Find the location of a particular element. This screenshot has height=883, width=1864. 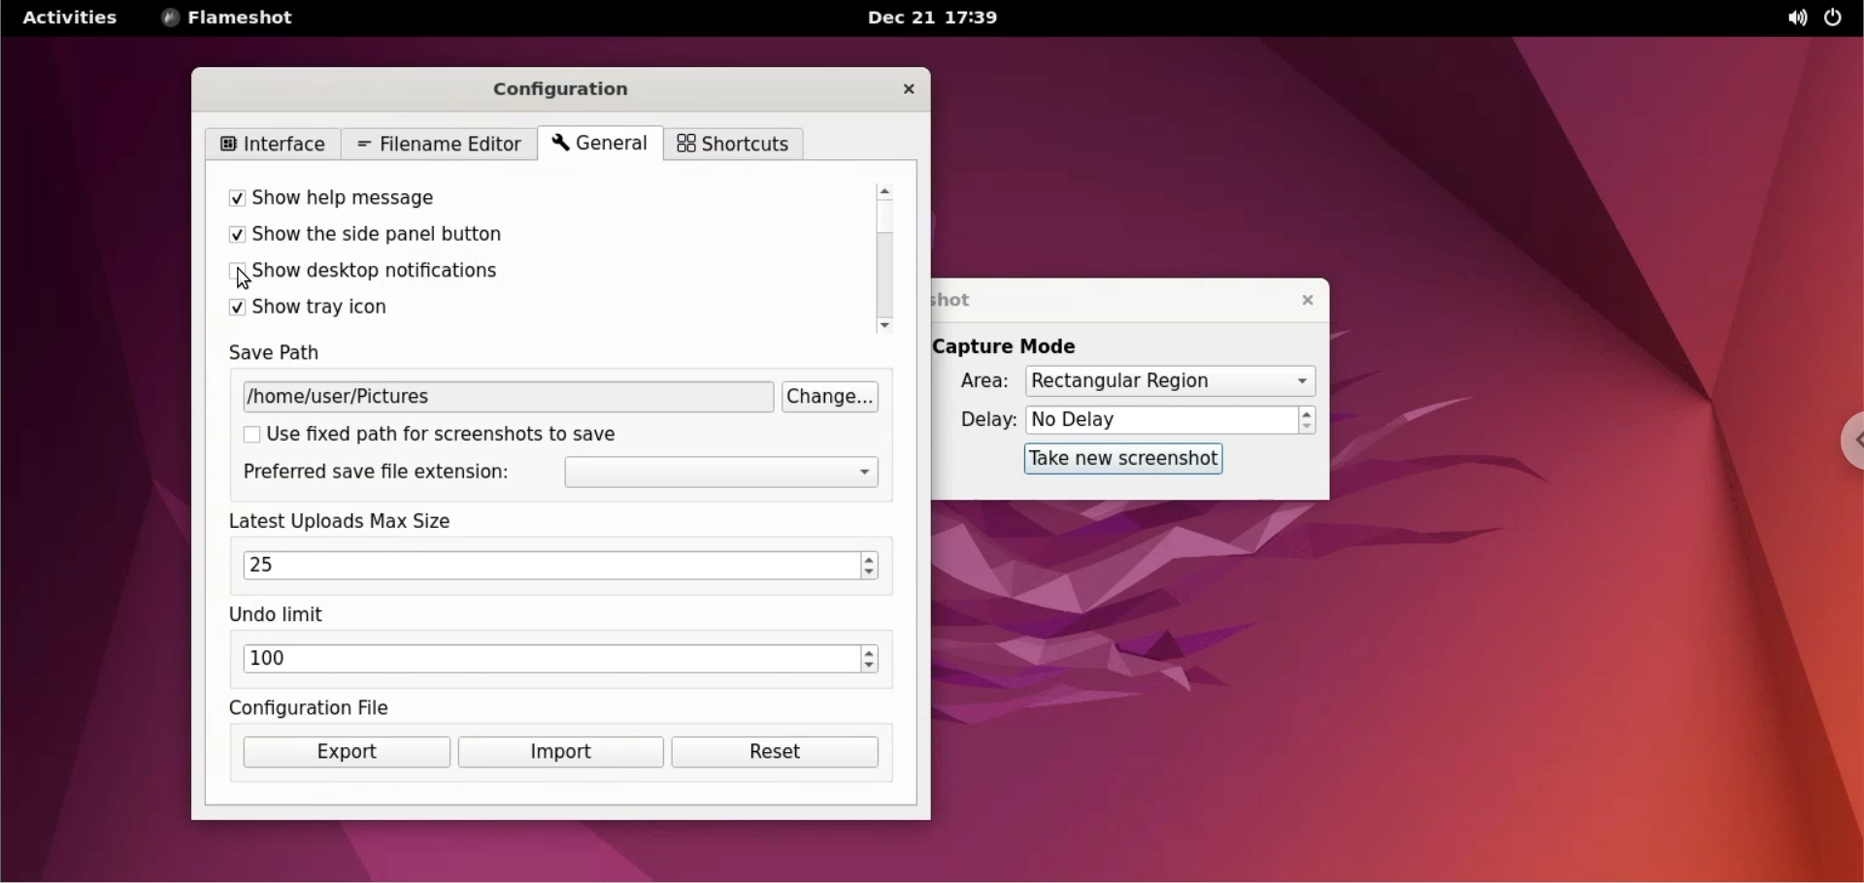

preferred save file extension is located at coordinates (375, 474).